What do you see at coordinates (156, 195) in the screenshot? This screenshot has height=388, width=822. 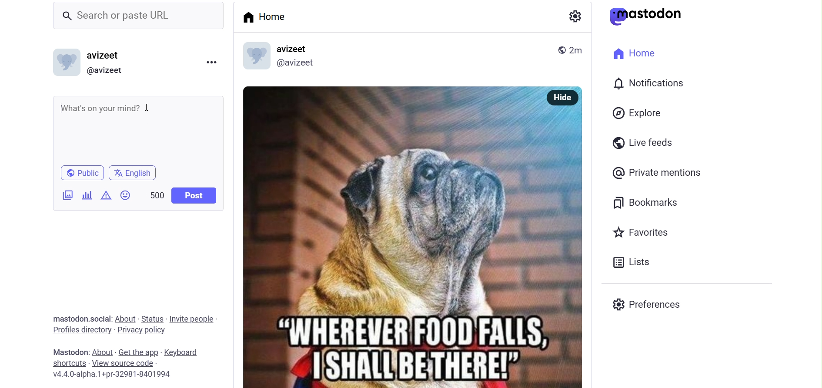 I see `word limit` at bounding box center [156, 195].